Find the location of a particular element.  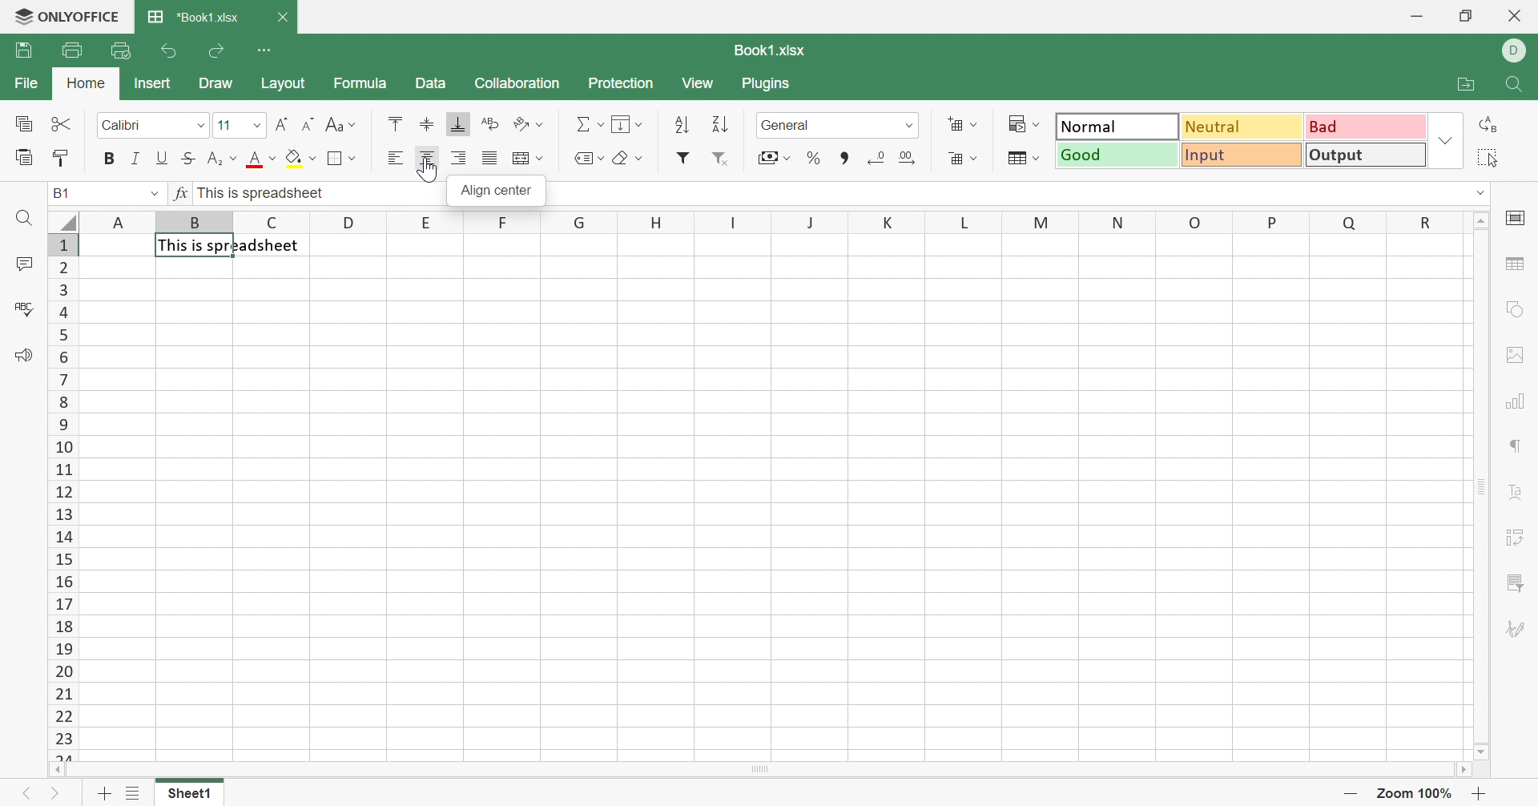

Close is located at coordinates (1515, 16).